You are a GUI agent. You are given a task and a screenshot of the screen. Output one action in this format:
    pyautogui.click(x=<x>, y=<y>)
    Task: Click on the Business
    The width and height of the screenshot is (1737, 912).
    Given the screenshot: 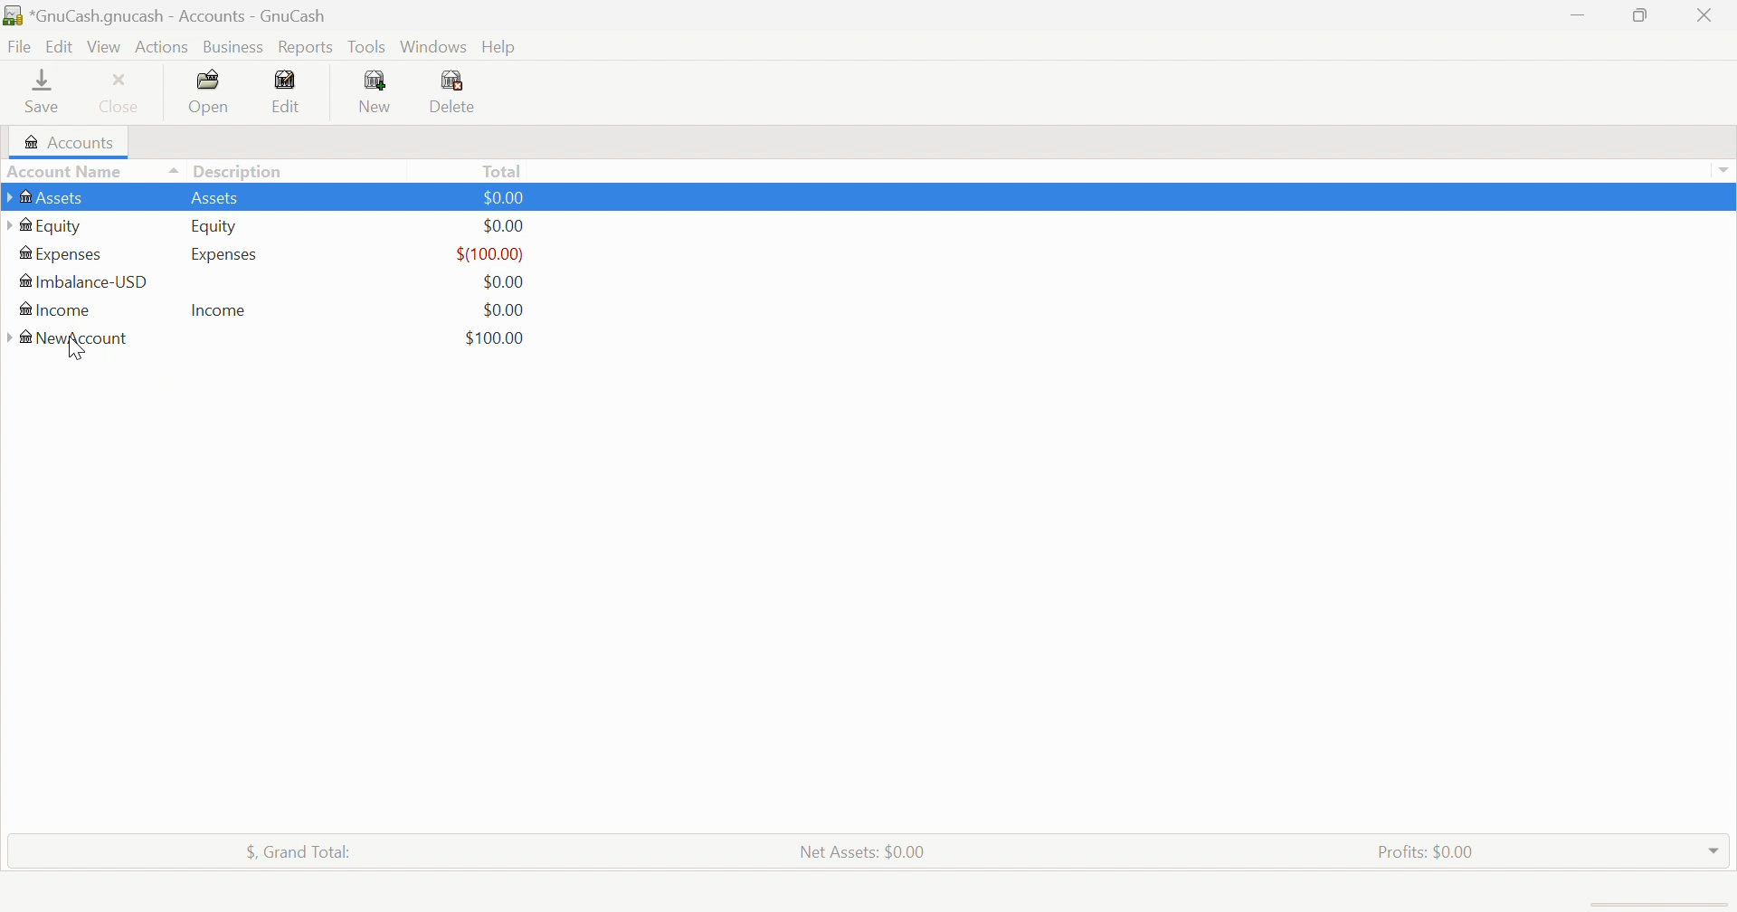 What is the action you would take?
    pyautogui.click(x=234, y=48)
    